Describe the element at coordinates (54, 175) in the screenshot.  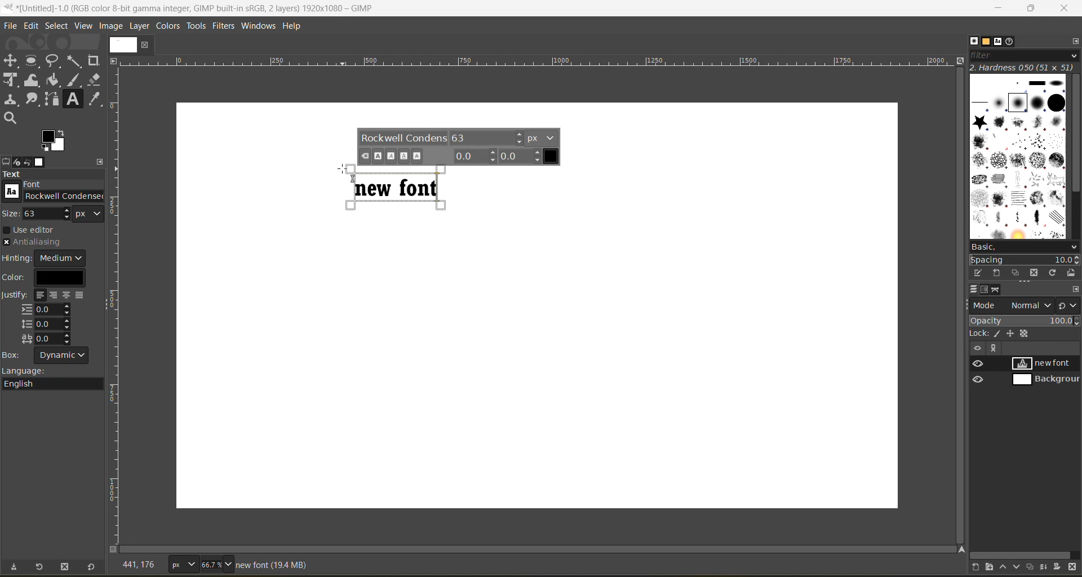
I see `text` at that location.